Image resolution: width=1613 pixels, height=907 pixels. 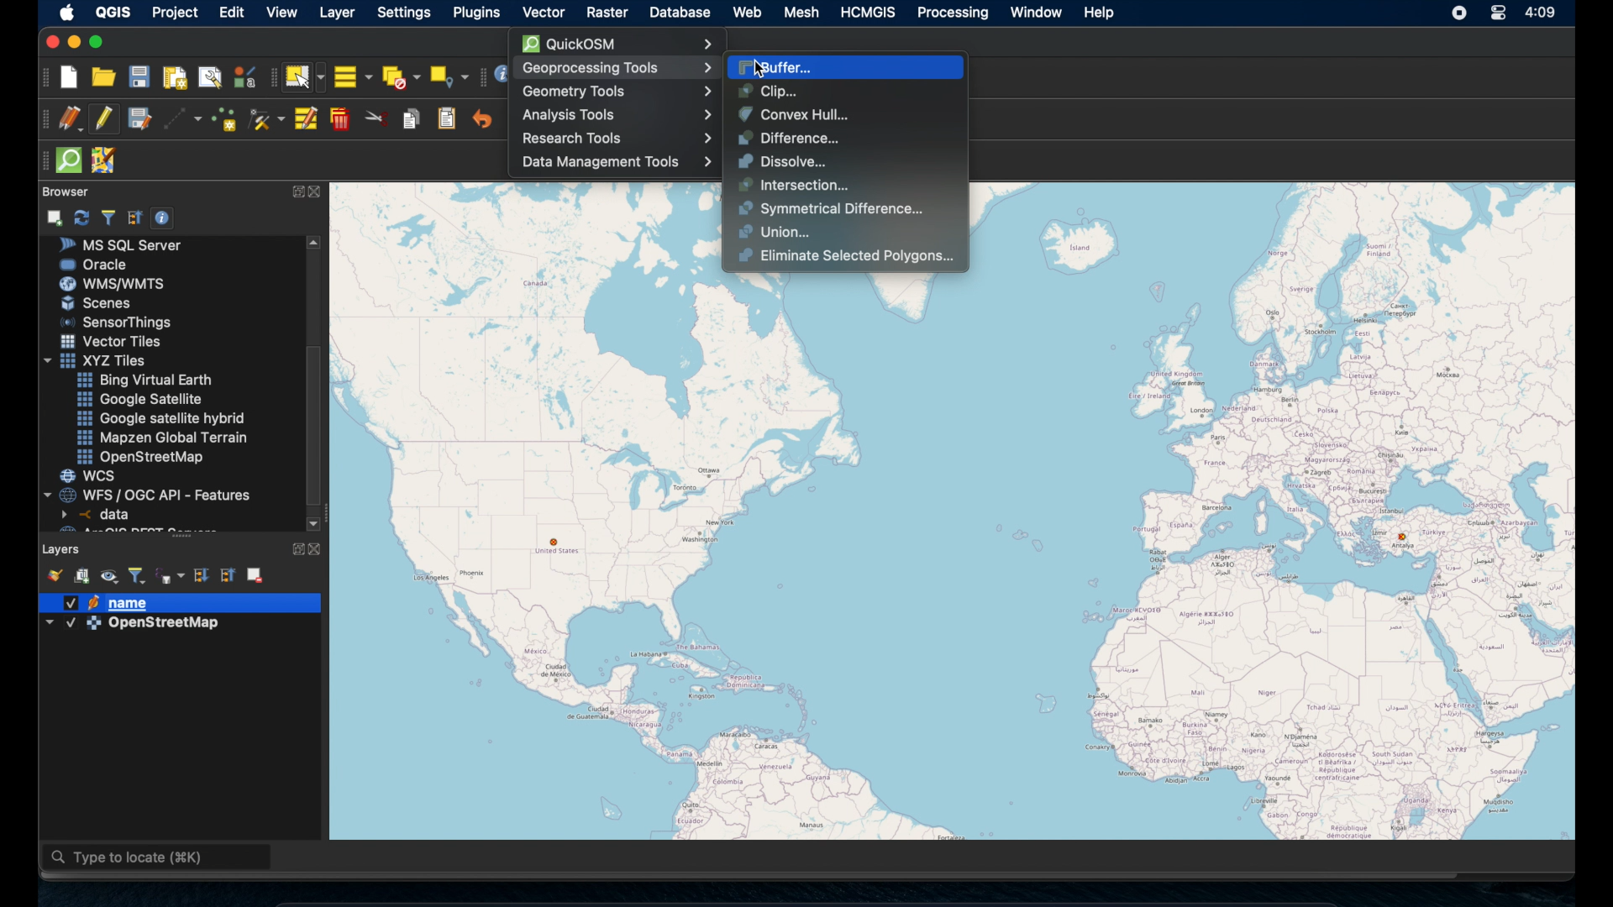 What do you see at coordinates (98, 360) in the screenshot?
I see `xyz tiles menu` at bounding box center [98, 360].